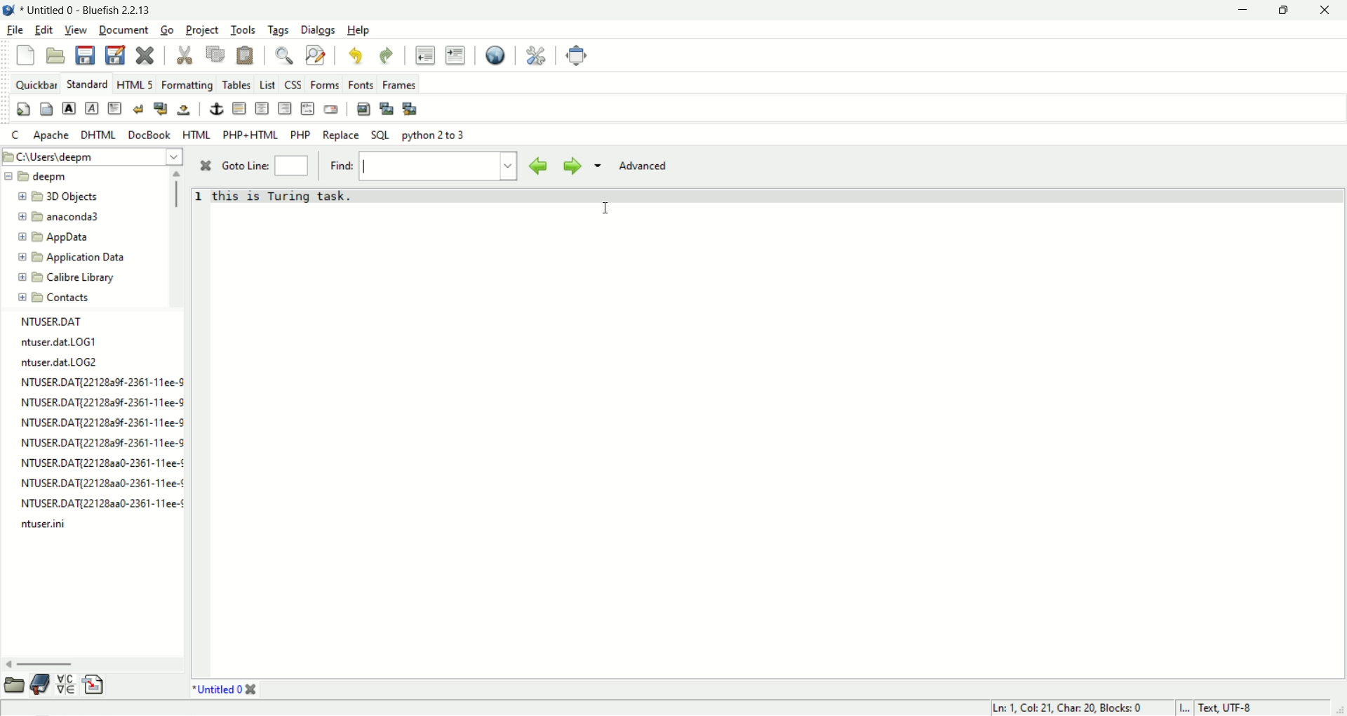 The height and width of the screenshot is (716, 1347). I want to click on Application Data, so click(74, 258).